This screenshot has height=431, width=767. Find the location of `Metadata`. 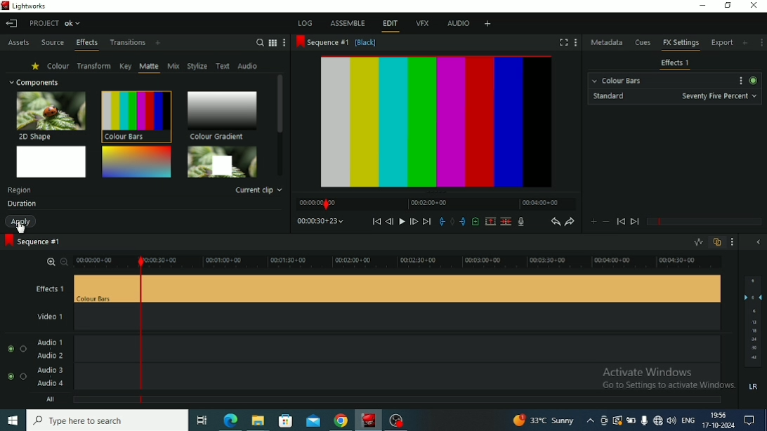

Metadata is located at coordinates (608, 42).